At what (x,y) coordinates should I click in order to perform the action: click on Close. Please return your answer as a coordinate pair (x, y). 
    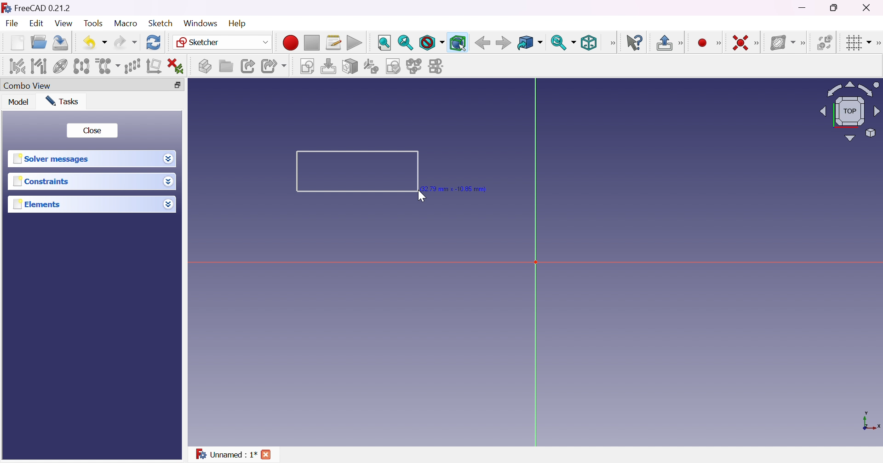
    Looking at the image, I should click on (868, 8).